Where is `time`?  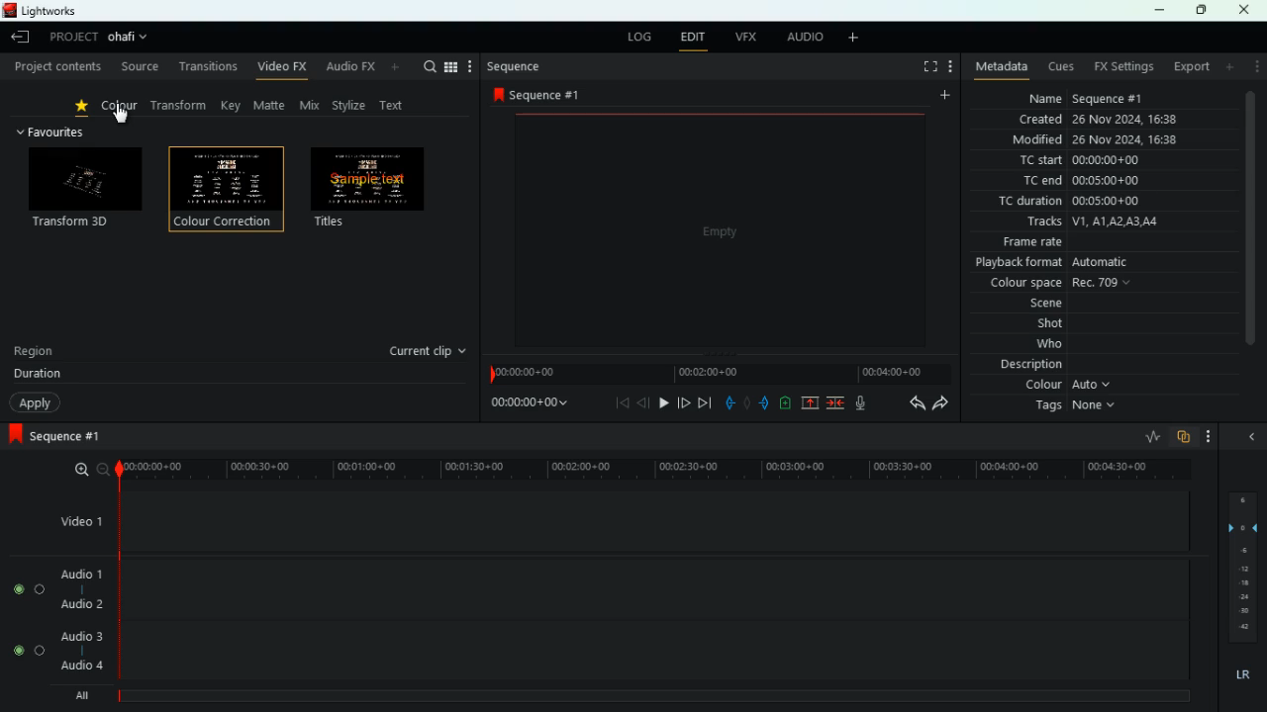 time is located at coordinates (646, 466).